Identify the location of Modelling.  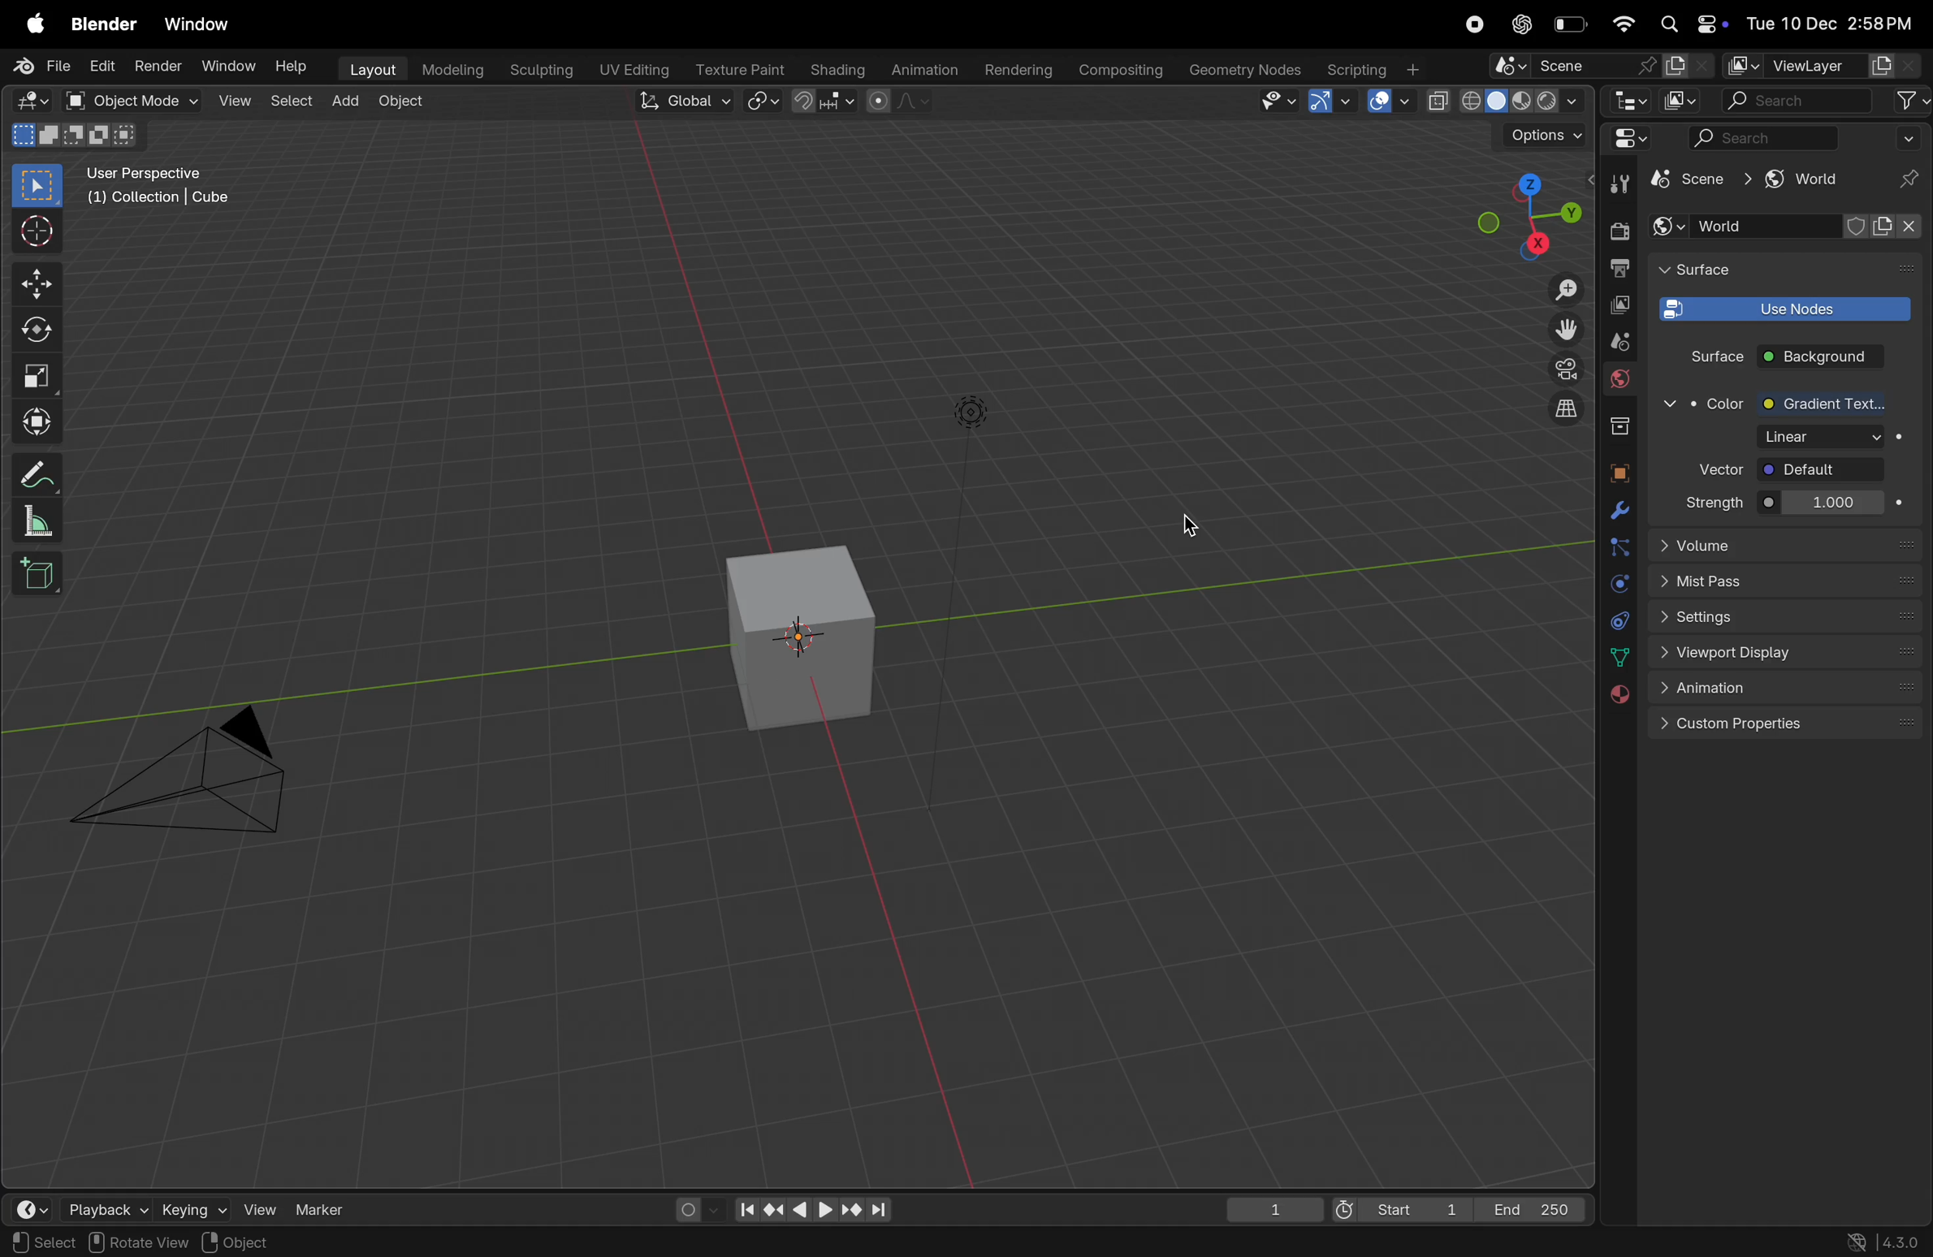
(453, 69).